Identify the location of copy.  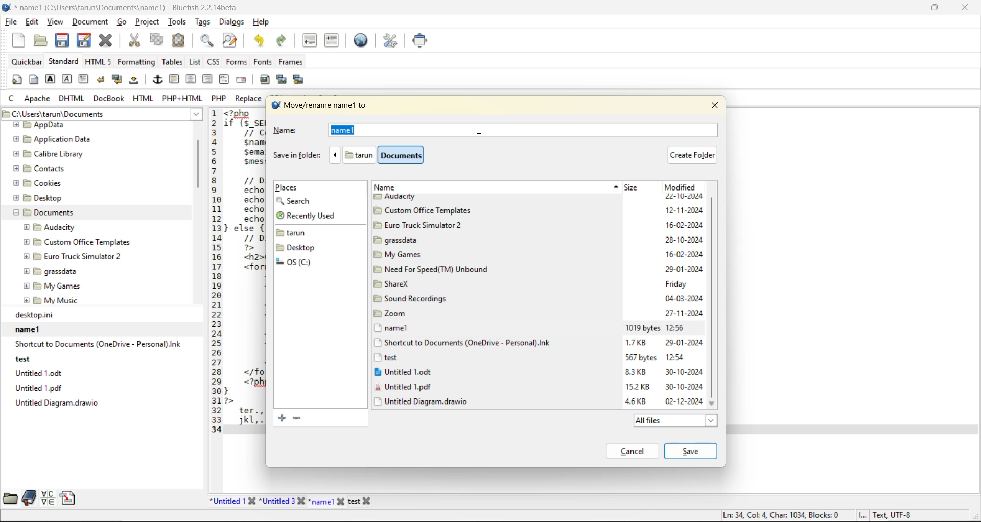
(158, 40).